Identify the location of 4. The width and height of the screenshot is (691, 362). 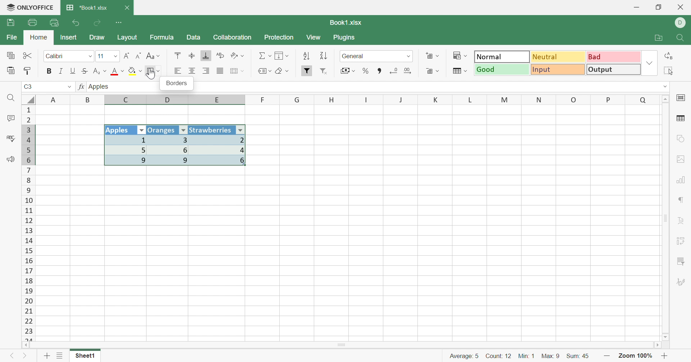
(221, 150).